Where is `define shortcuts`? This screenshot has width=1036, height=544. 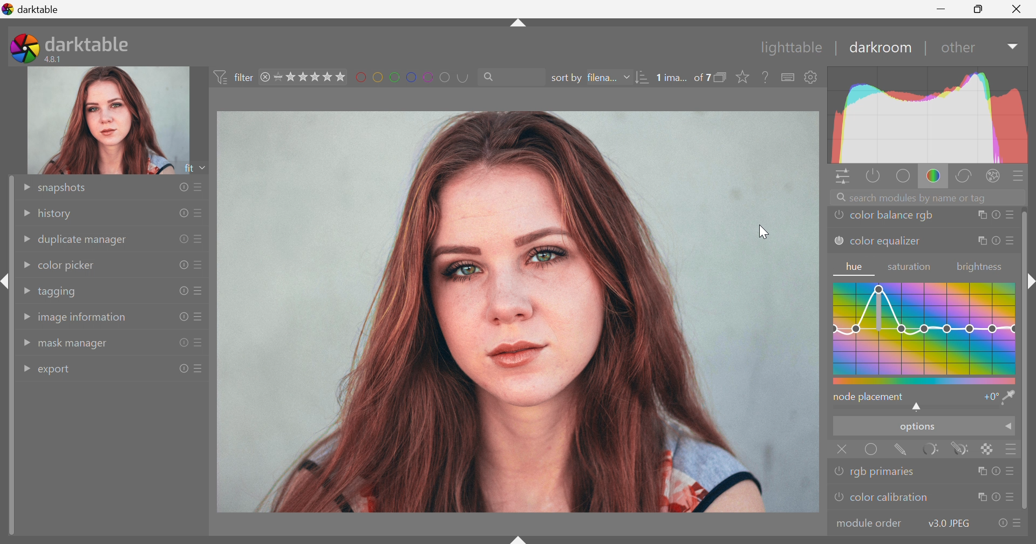 define shortcuts is located at coordinates (789, 77).